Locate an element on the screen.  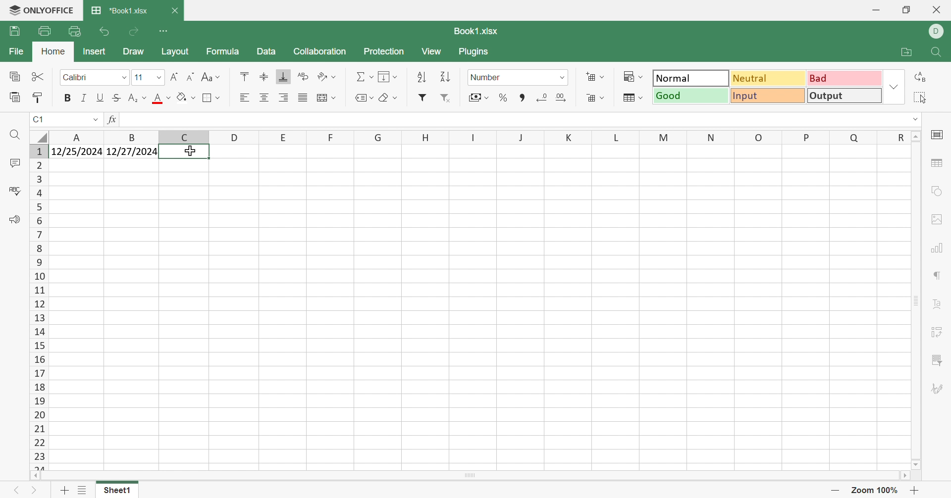
Align Middle is located at coordinates (264, 78).